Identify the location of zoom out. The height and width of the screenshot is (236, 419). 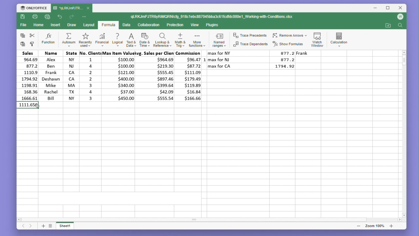
(359, 226).